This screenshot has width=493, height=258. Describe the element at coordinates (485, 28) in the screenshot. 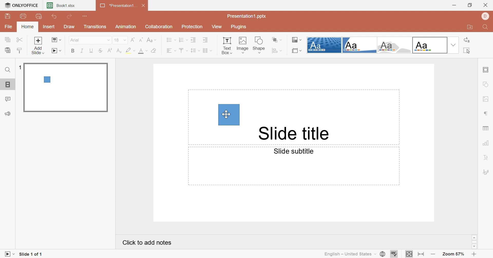

I see `Find` at that location.